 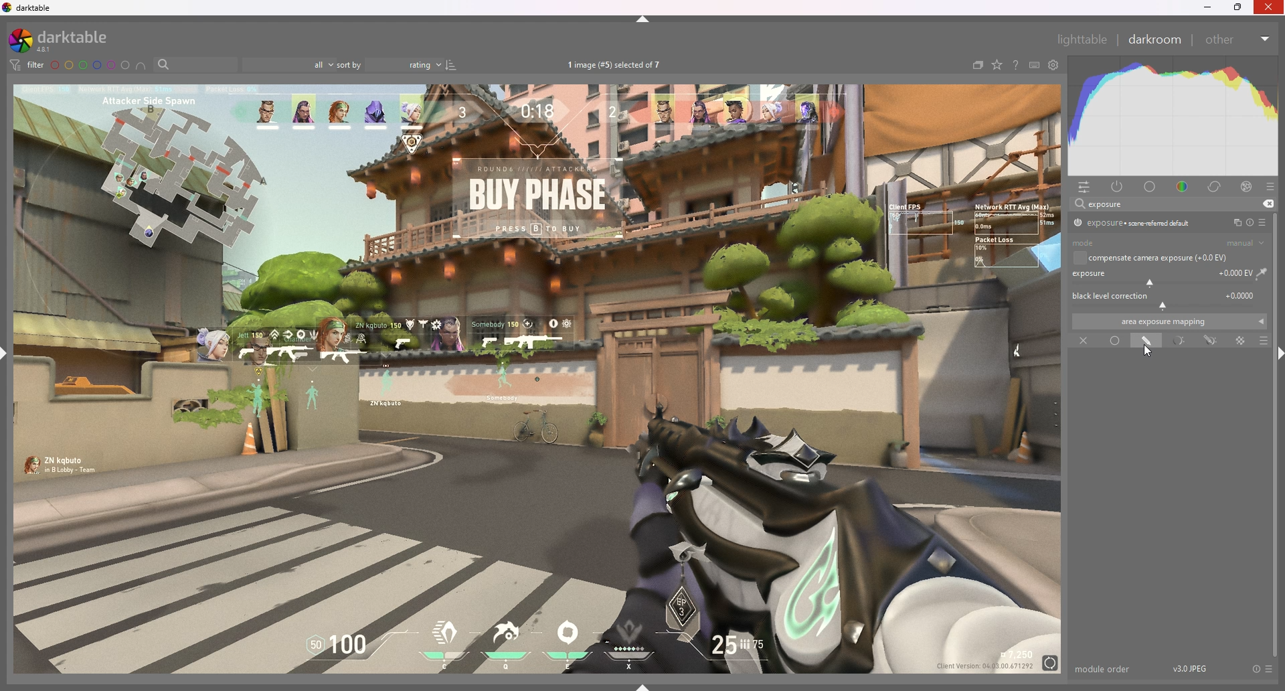 I want to click on lighttable, so click(x=1082, y=39).